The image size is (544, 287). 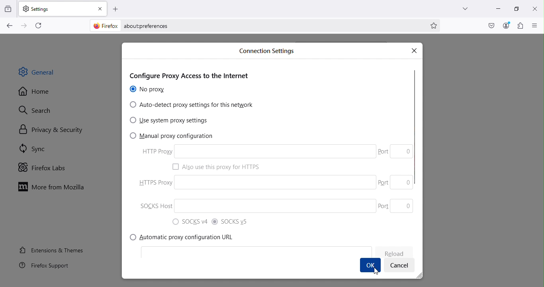 What do you see at coordinates (435, 26) in the screenshot?
I see `Bookmark this page` at bounding box center [435, 26].